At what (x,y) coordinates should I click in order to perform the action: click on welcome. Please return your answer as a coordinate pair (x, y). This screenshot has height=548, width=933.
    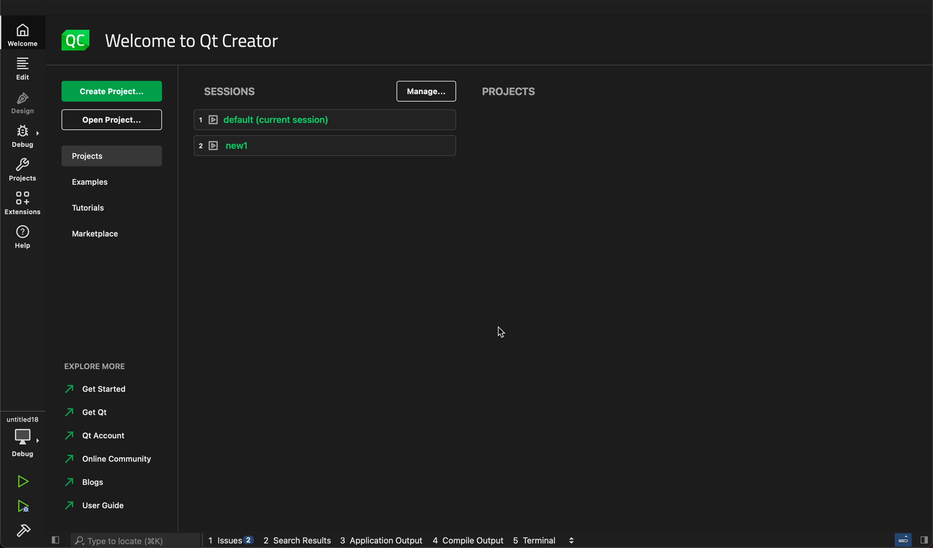
    Looking at the image, I should click on (191, 39).